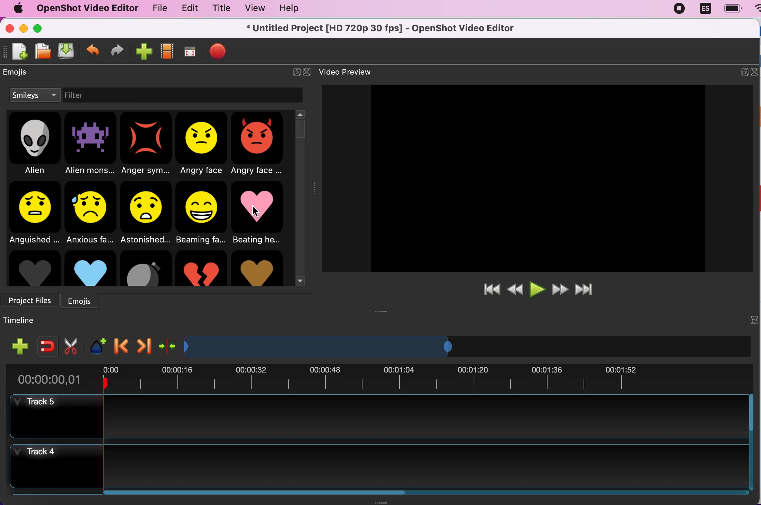  What do you see at coordinates (36, 145) in the screenshot?
I see `alien` at bounding box center [36, 145].